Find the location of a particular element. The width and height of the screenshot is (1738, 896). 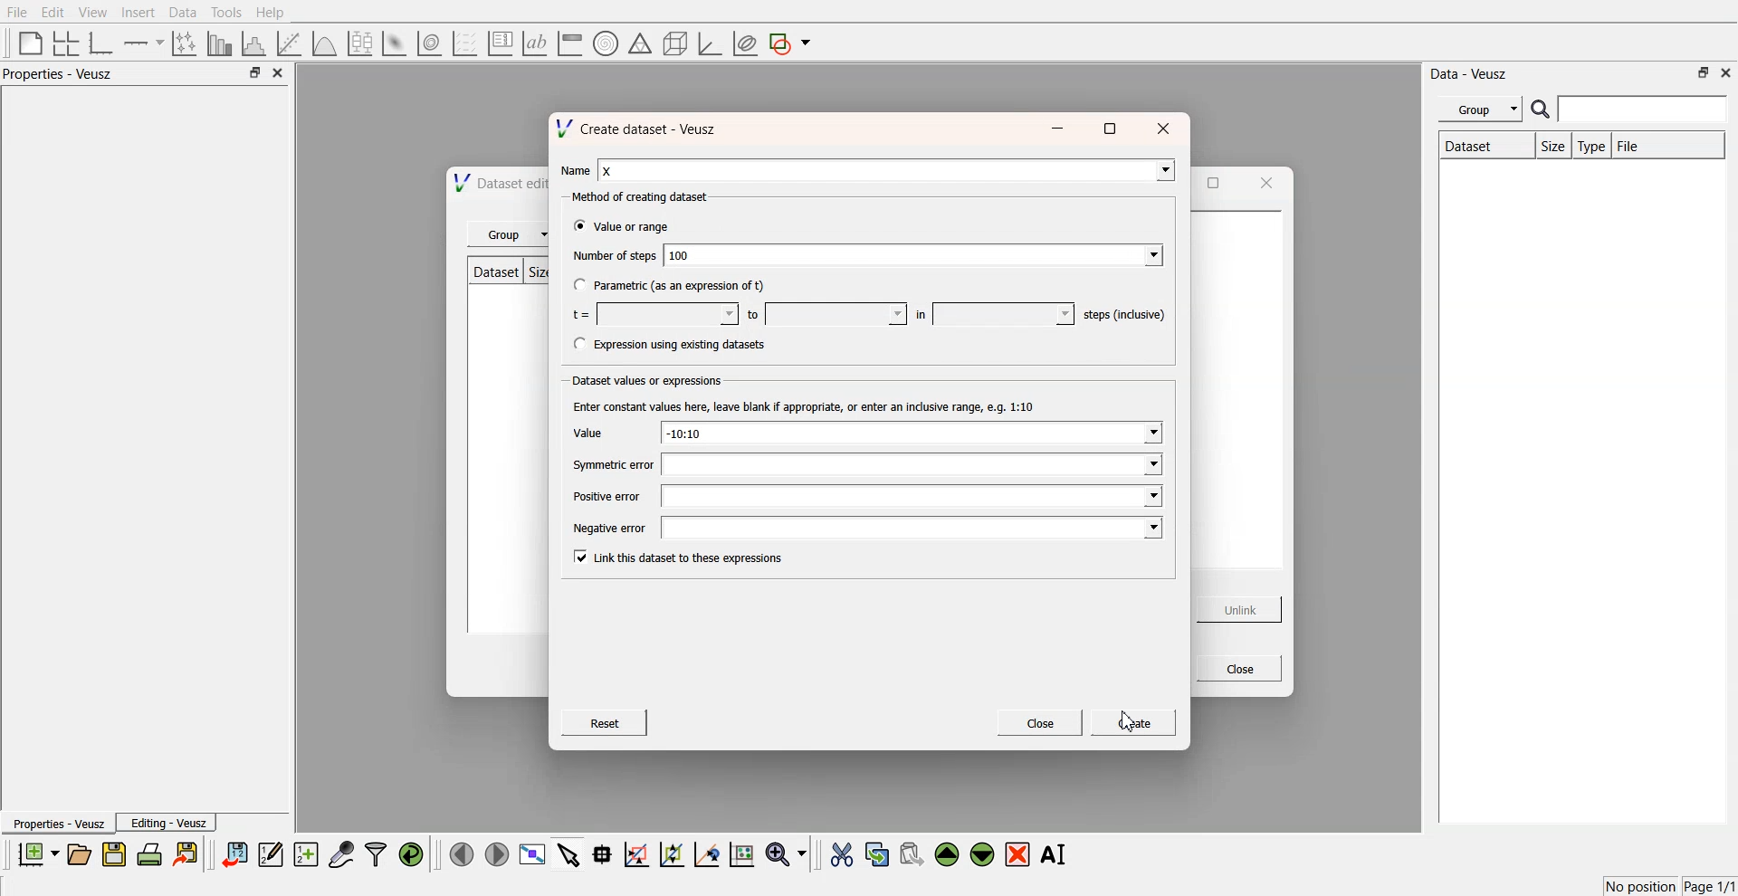

checkbox is located at coordinates (578, 557).